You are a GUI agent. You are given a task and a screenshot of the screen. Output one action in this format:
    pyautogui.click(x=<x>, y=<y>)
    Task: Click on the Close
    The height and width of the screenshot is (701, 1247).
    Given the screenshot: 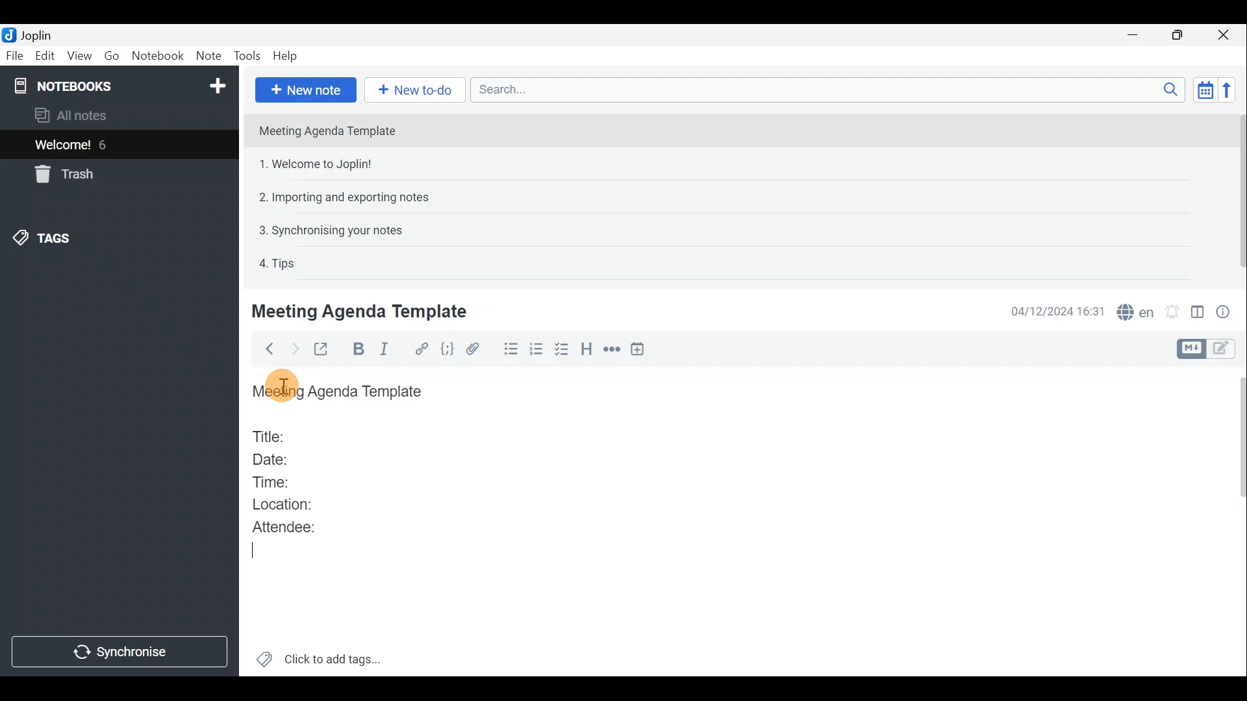 What is the action you would take?
    pyautogui.click(x=1224, y=36)
    